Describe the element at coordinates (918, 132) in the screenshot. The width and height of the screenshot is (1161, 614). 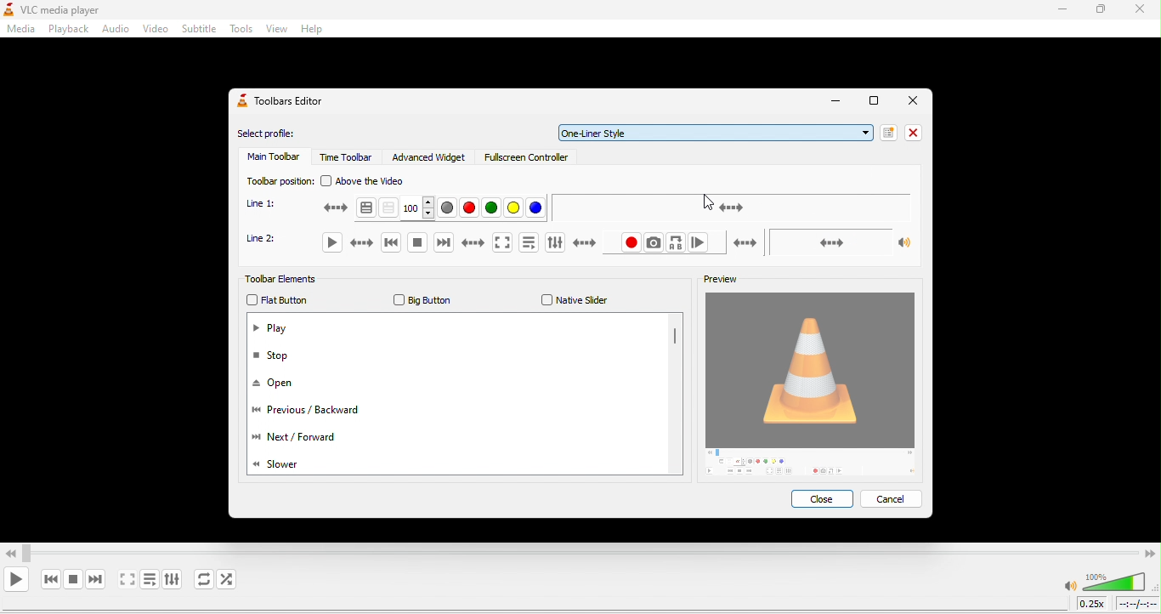
I see `close` at that location.